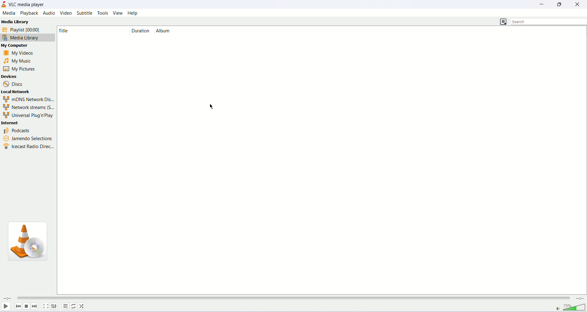  Describe the element at coordinates (28, 13) in the screenshot. I see `playback` at that location.